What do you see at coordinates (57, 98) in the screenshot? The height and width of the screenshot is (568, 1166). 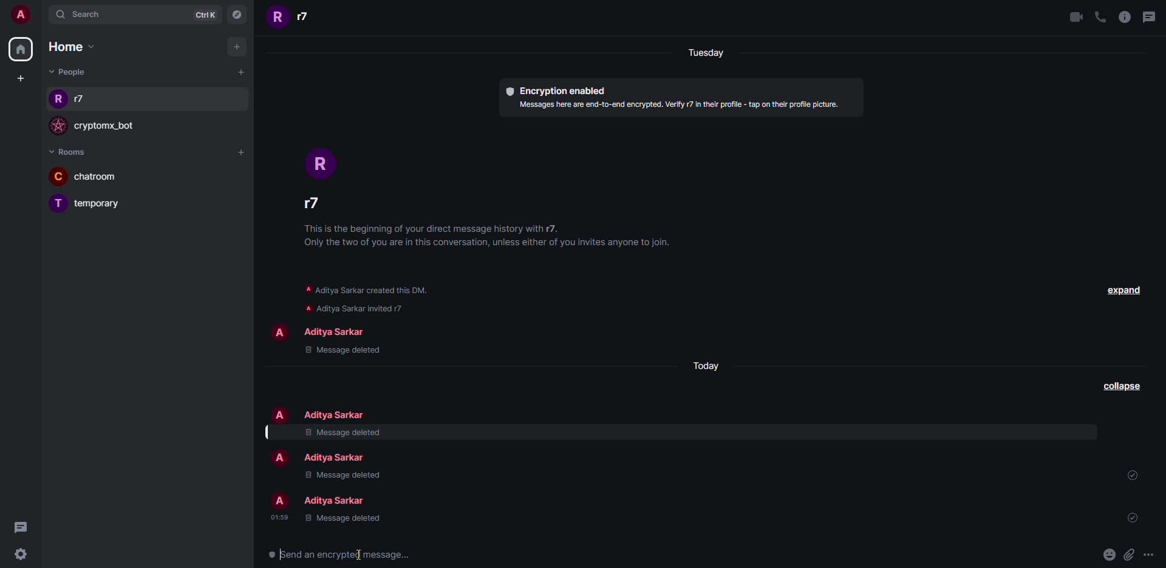 I see `profile` at bounding box center [57, 98].